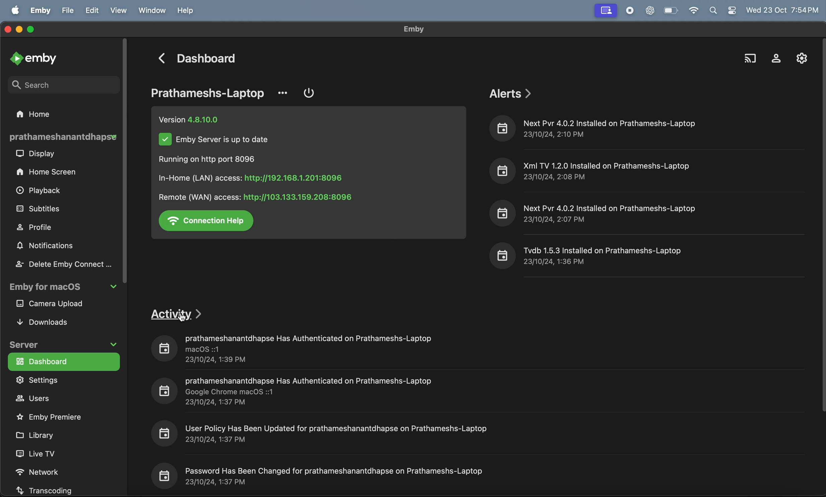  I want to click on prathameshanantdhapse, so click(63, 137).